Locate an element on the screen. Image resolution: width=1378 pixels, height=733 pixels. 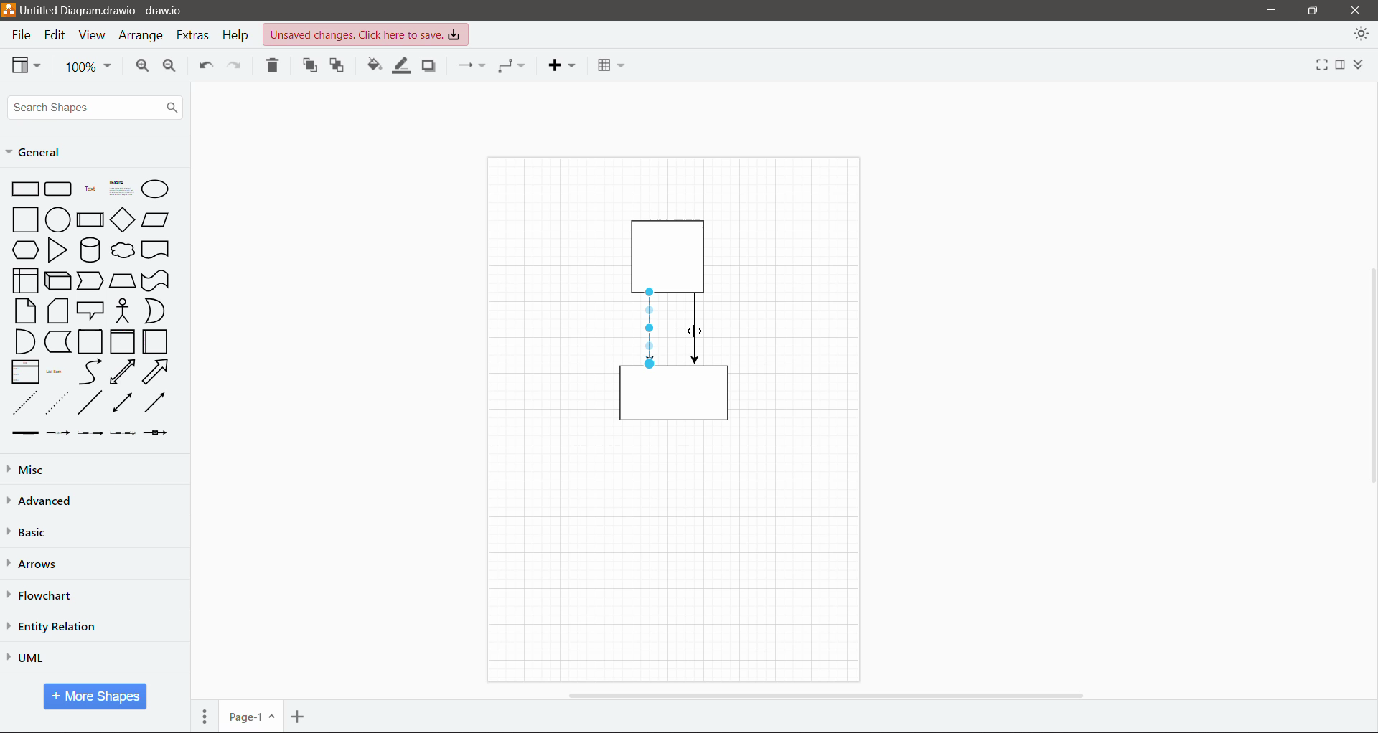
Expand/Collapse is located at coordinates (1361, 65).